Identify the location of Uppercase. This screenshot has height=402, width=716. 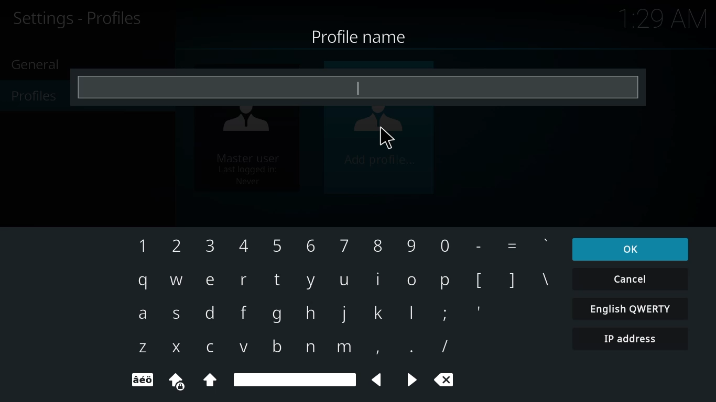
(211, 384).